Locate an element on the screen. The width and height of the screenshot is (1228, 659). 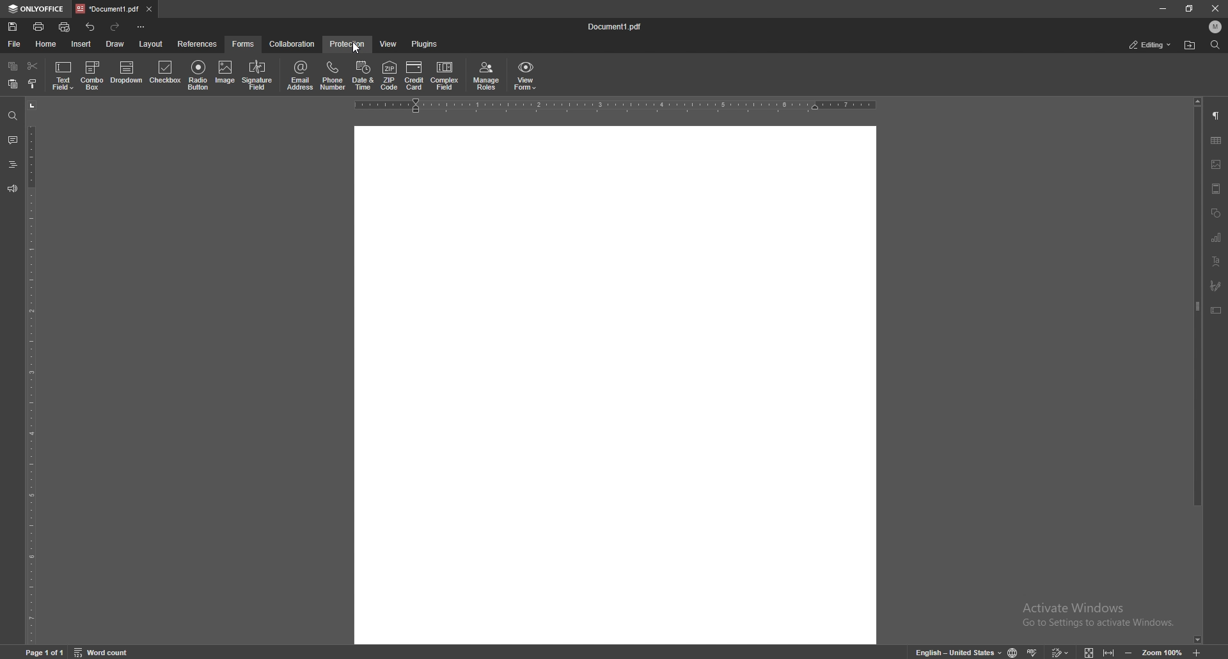
copy style is located at coordinates (33, 84).